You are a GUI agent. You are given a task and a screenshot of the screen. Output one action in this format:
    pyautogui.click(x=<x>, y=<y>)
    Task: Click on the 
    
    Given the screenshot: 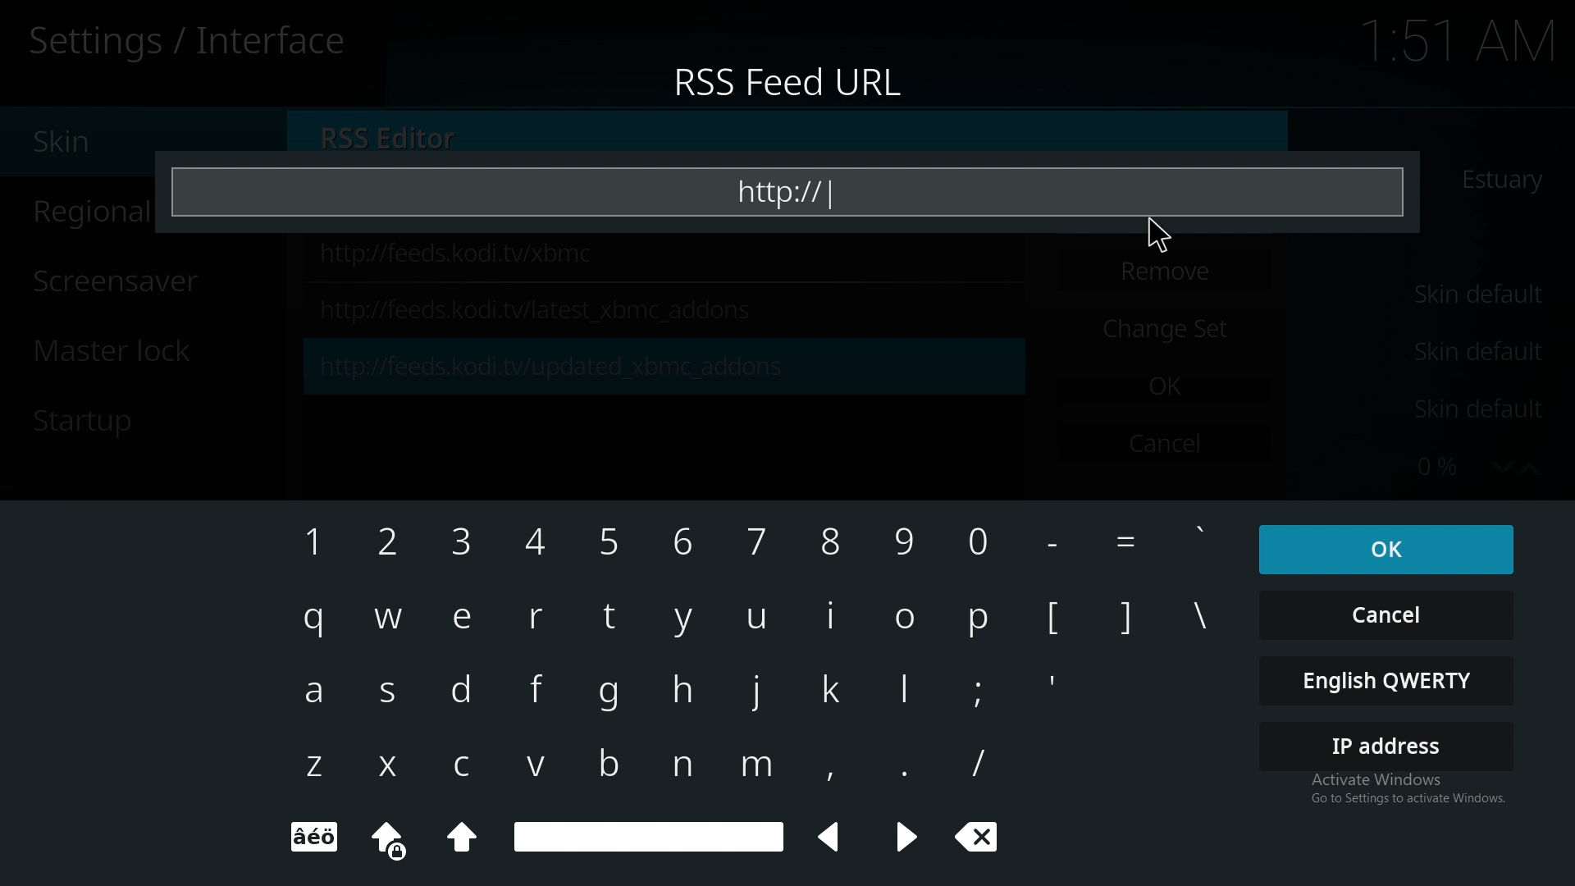 What is the action you would take?
    pyautogui.click(x=1065, y=547)
    